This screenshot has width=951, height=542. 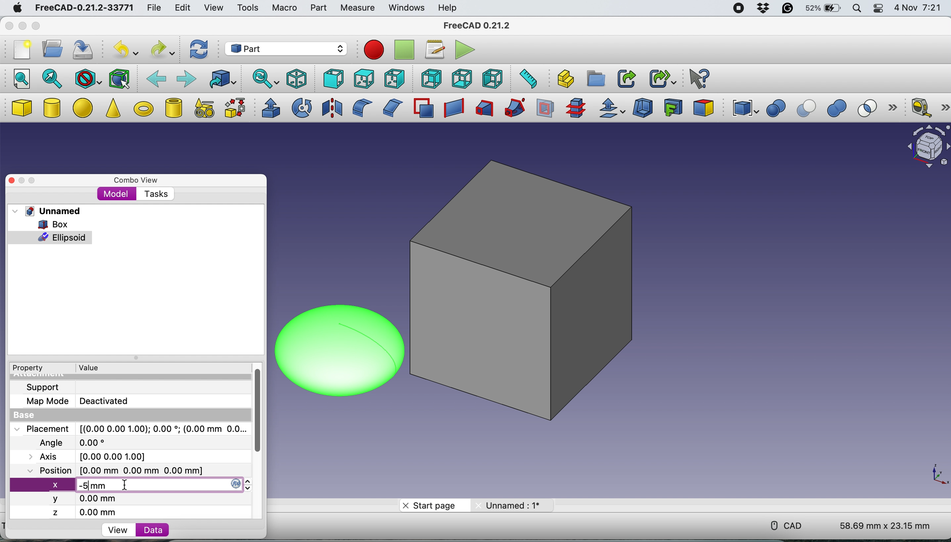 I want to click on redo, so click(x=162, y=50).